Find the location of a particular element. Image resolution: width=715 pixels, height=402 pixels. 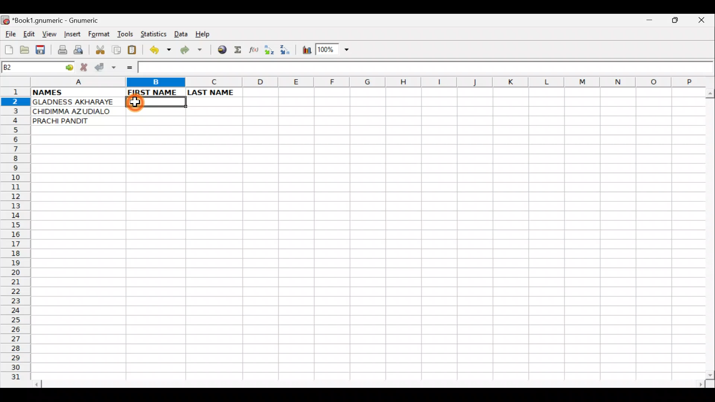

LAST NAME is located at coordinates (214, 92).